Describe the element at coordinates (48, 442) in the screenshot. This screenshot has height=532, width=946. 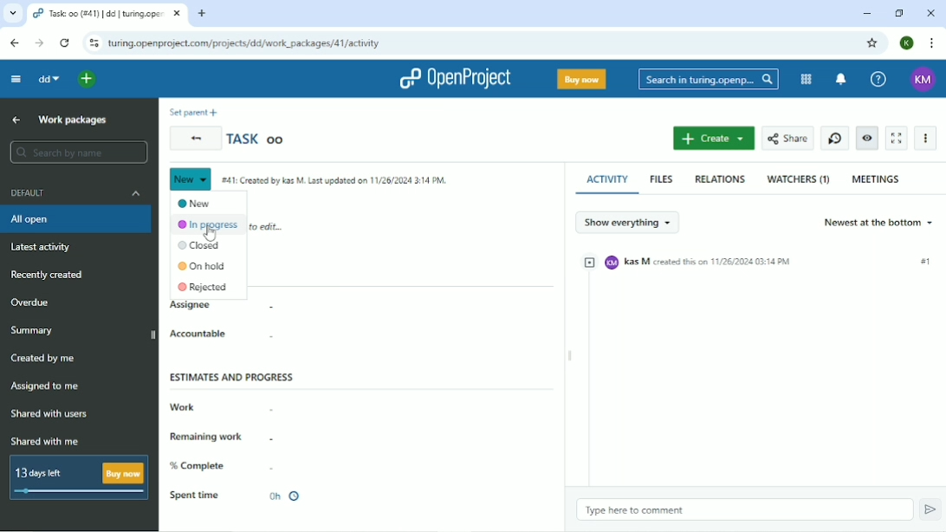
I see `Shared with me` at that location.